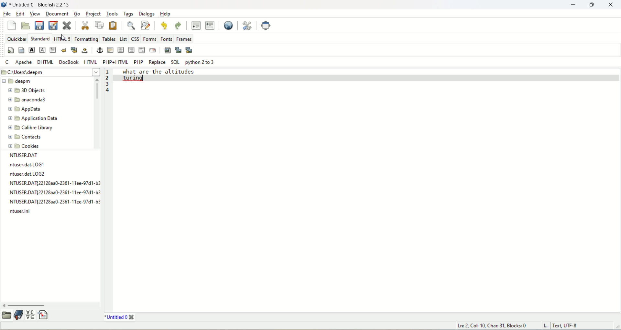  I want to click on open file, so click(26, 25).